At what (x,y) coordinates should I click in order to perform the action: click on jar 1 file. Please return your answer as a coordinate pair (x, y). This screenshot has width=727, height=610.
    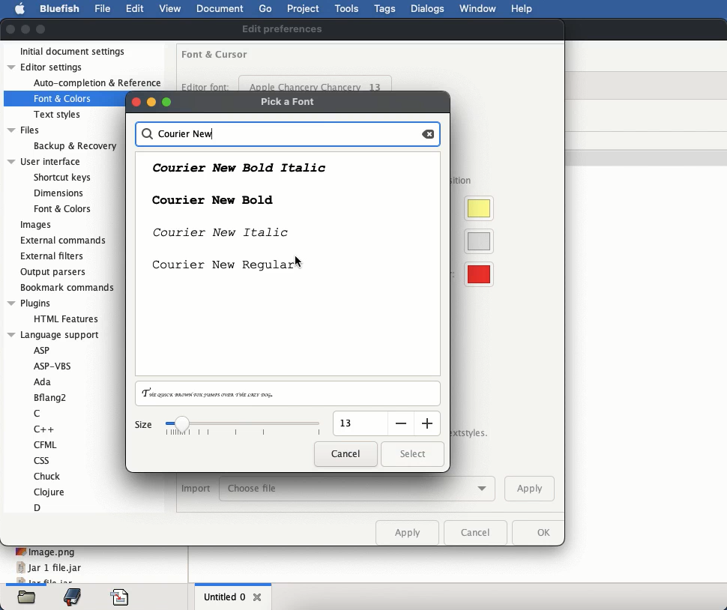
    Looking at the image, I should click on (49, 568).